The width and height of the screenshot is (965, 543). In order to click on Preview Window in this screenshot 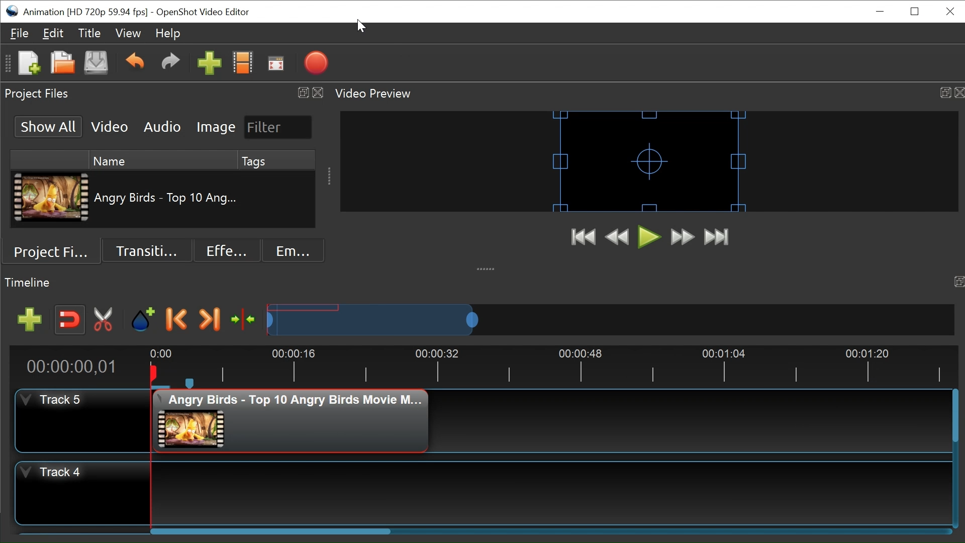, I will do `click(650, 161)`.